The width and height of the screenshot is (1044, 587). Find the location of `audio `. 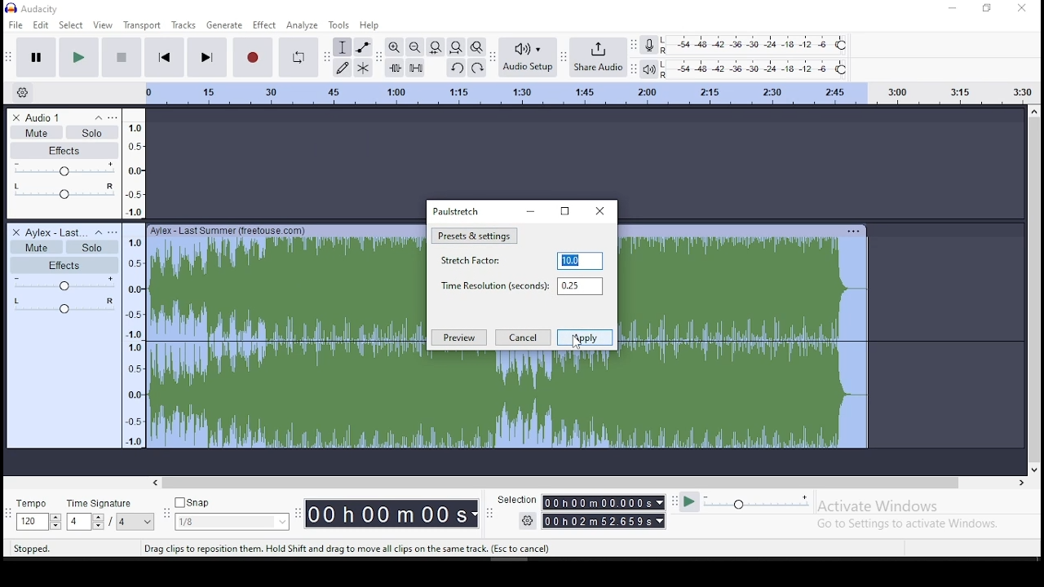

audio  is located at coordinates (53, 232).